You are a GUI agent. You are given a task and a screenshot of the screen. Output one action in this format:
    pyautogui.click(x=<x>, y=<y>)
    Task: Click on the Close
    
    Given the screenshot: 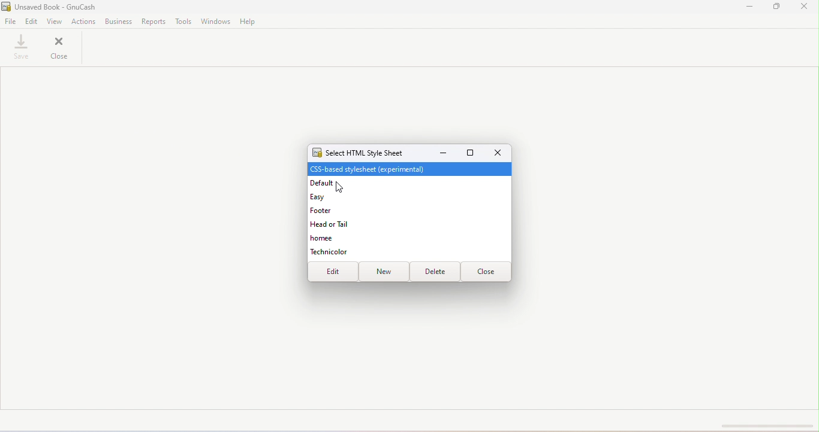 What is the action you would take?
    pyautogui.click(x=486, y=272)
    